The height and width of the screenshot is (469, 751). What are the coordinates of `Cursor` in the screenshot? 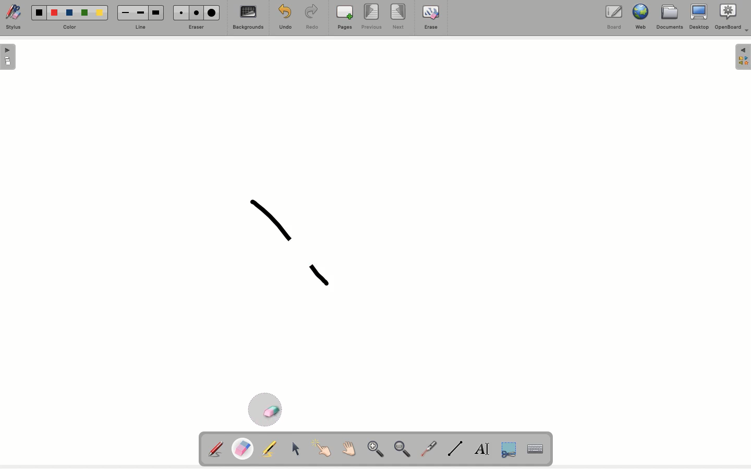 It's located at (295, 447).